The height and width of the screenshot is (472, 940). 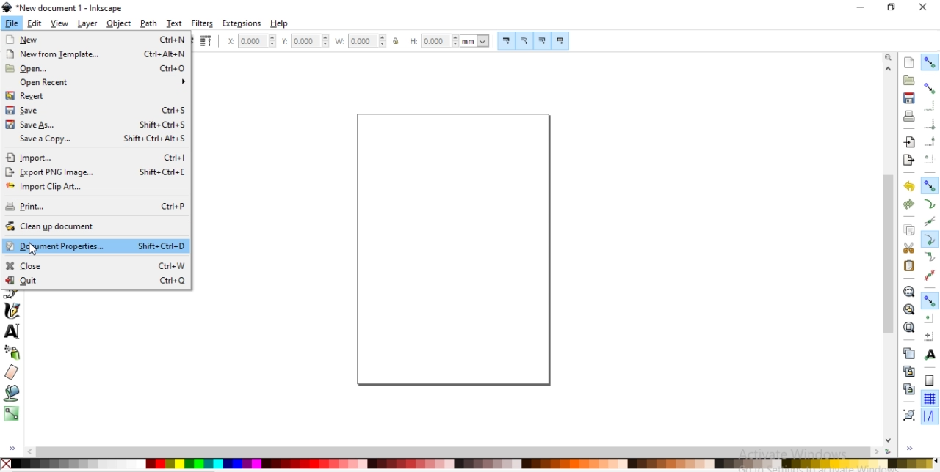 I want to click on scale stroke width by same proportion, so click(x=506, y=40).